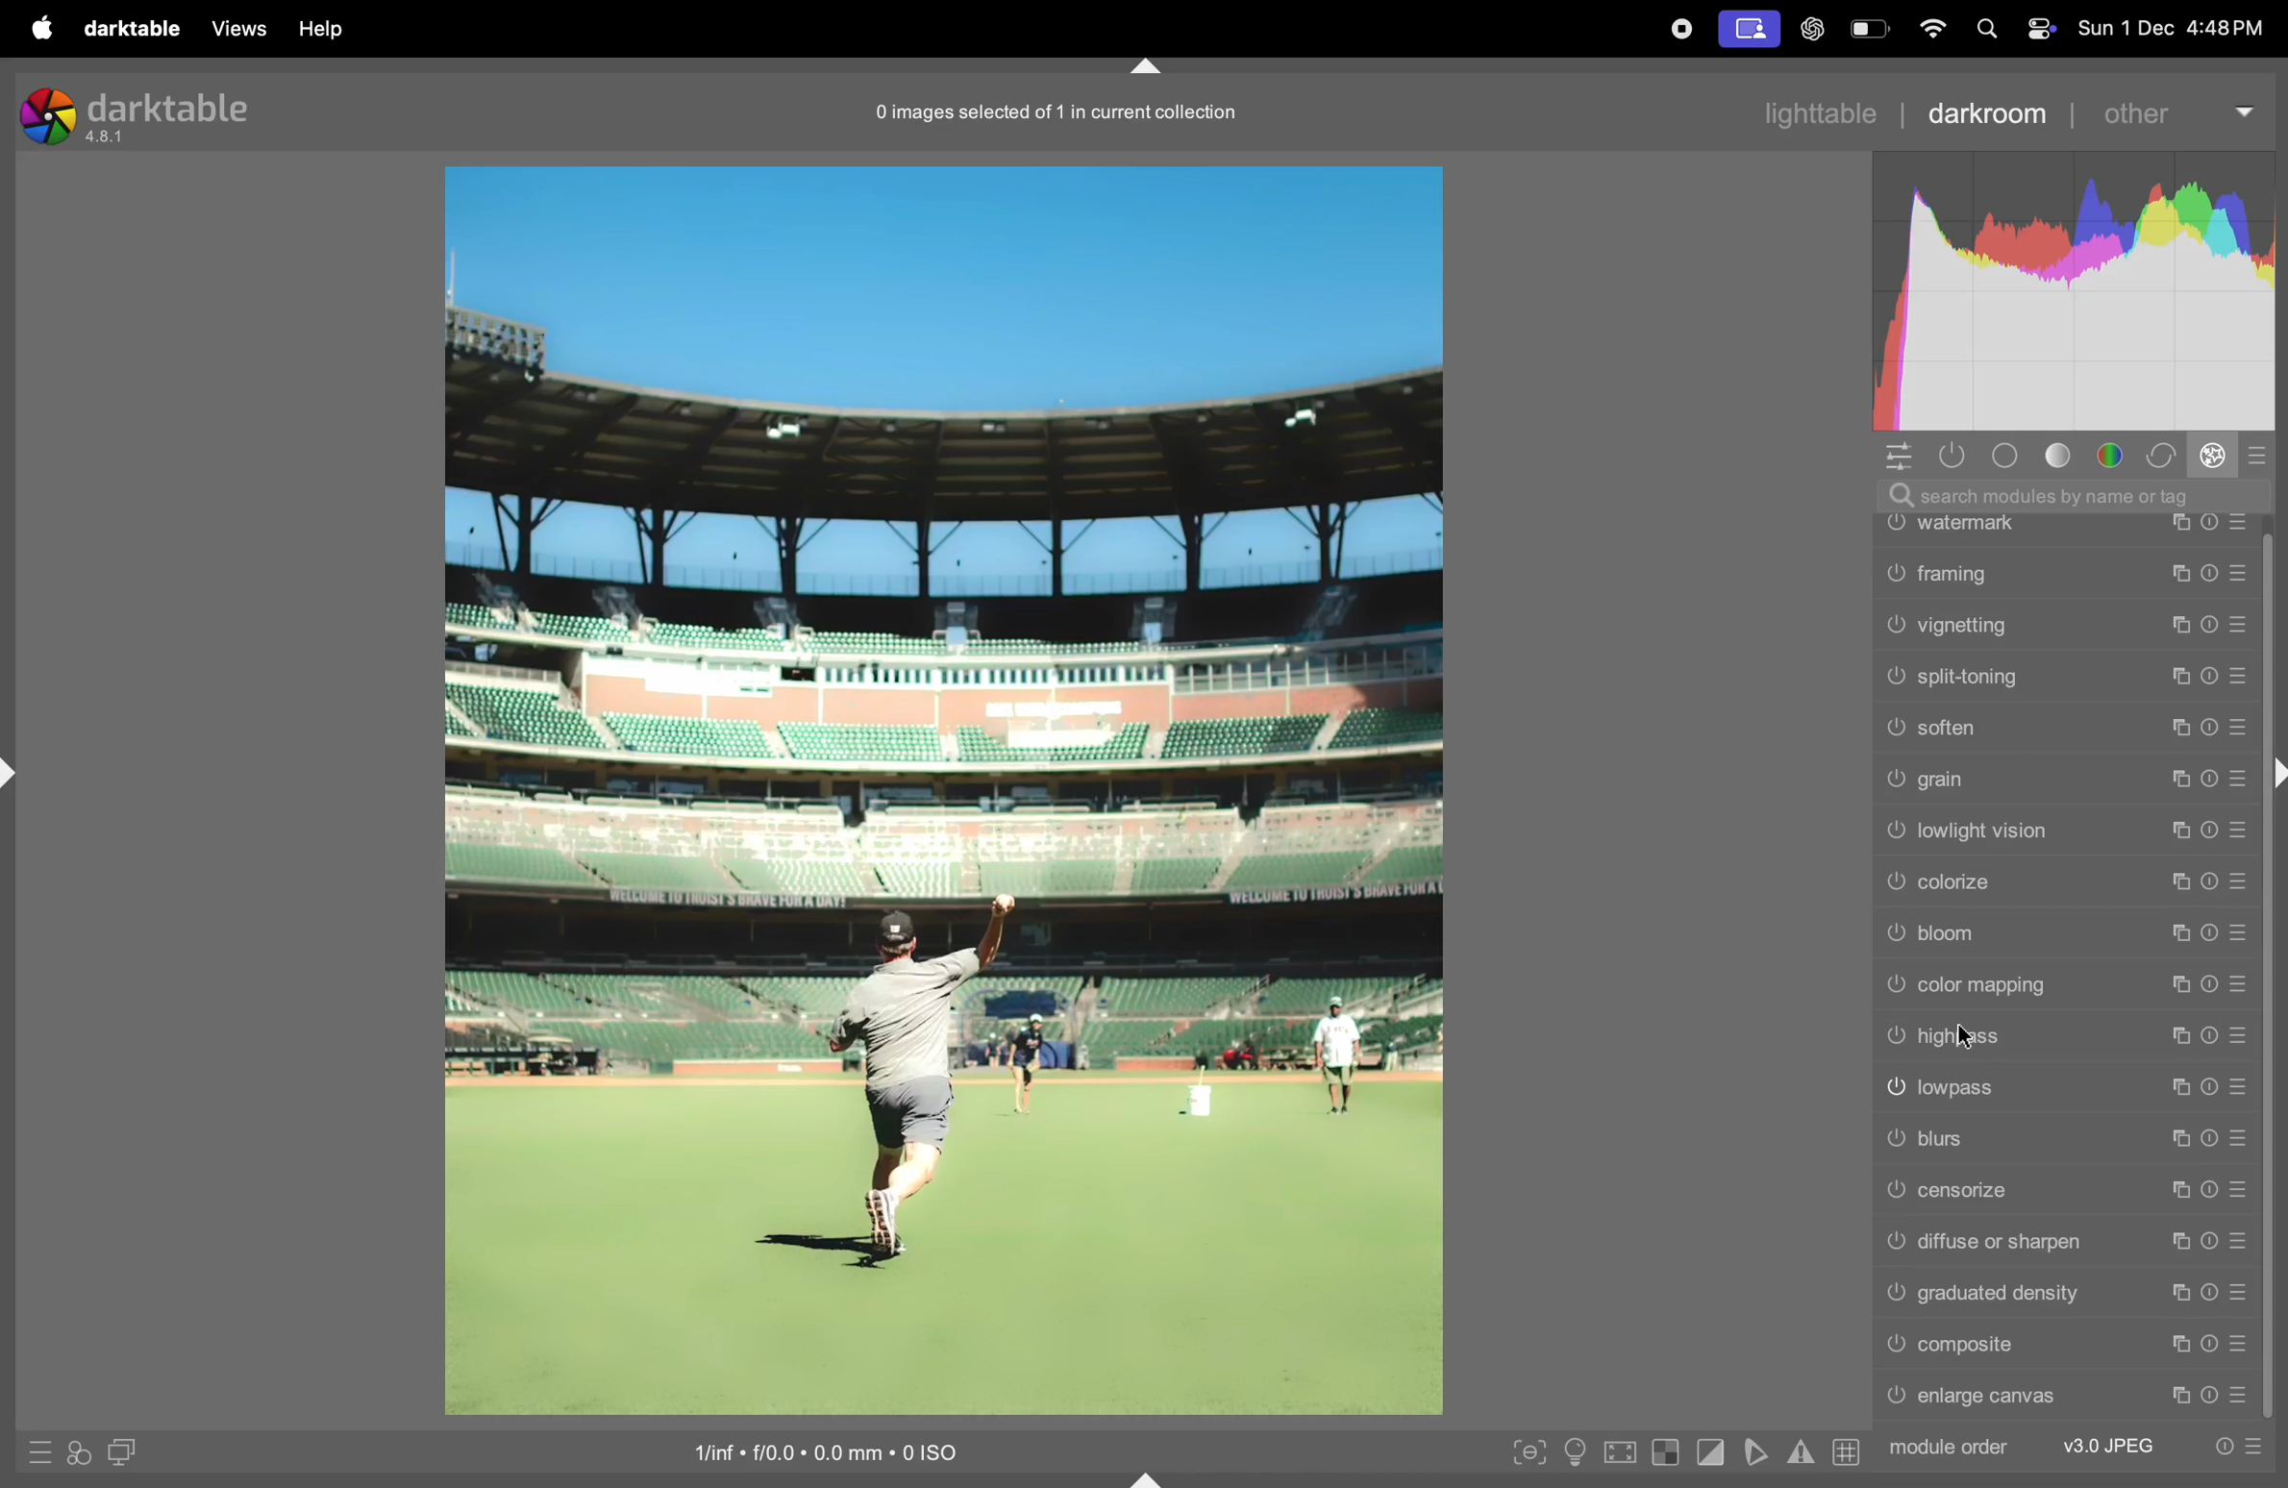 This screenshot has width=2288, height=1488. I want to click on iso, so click(846, 1451).